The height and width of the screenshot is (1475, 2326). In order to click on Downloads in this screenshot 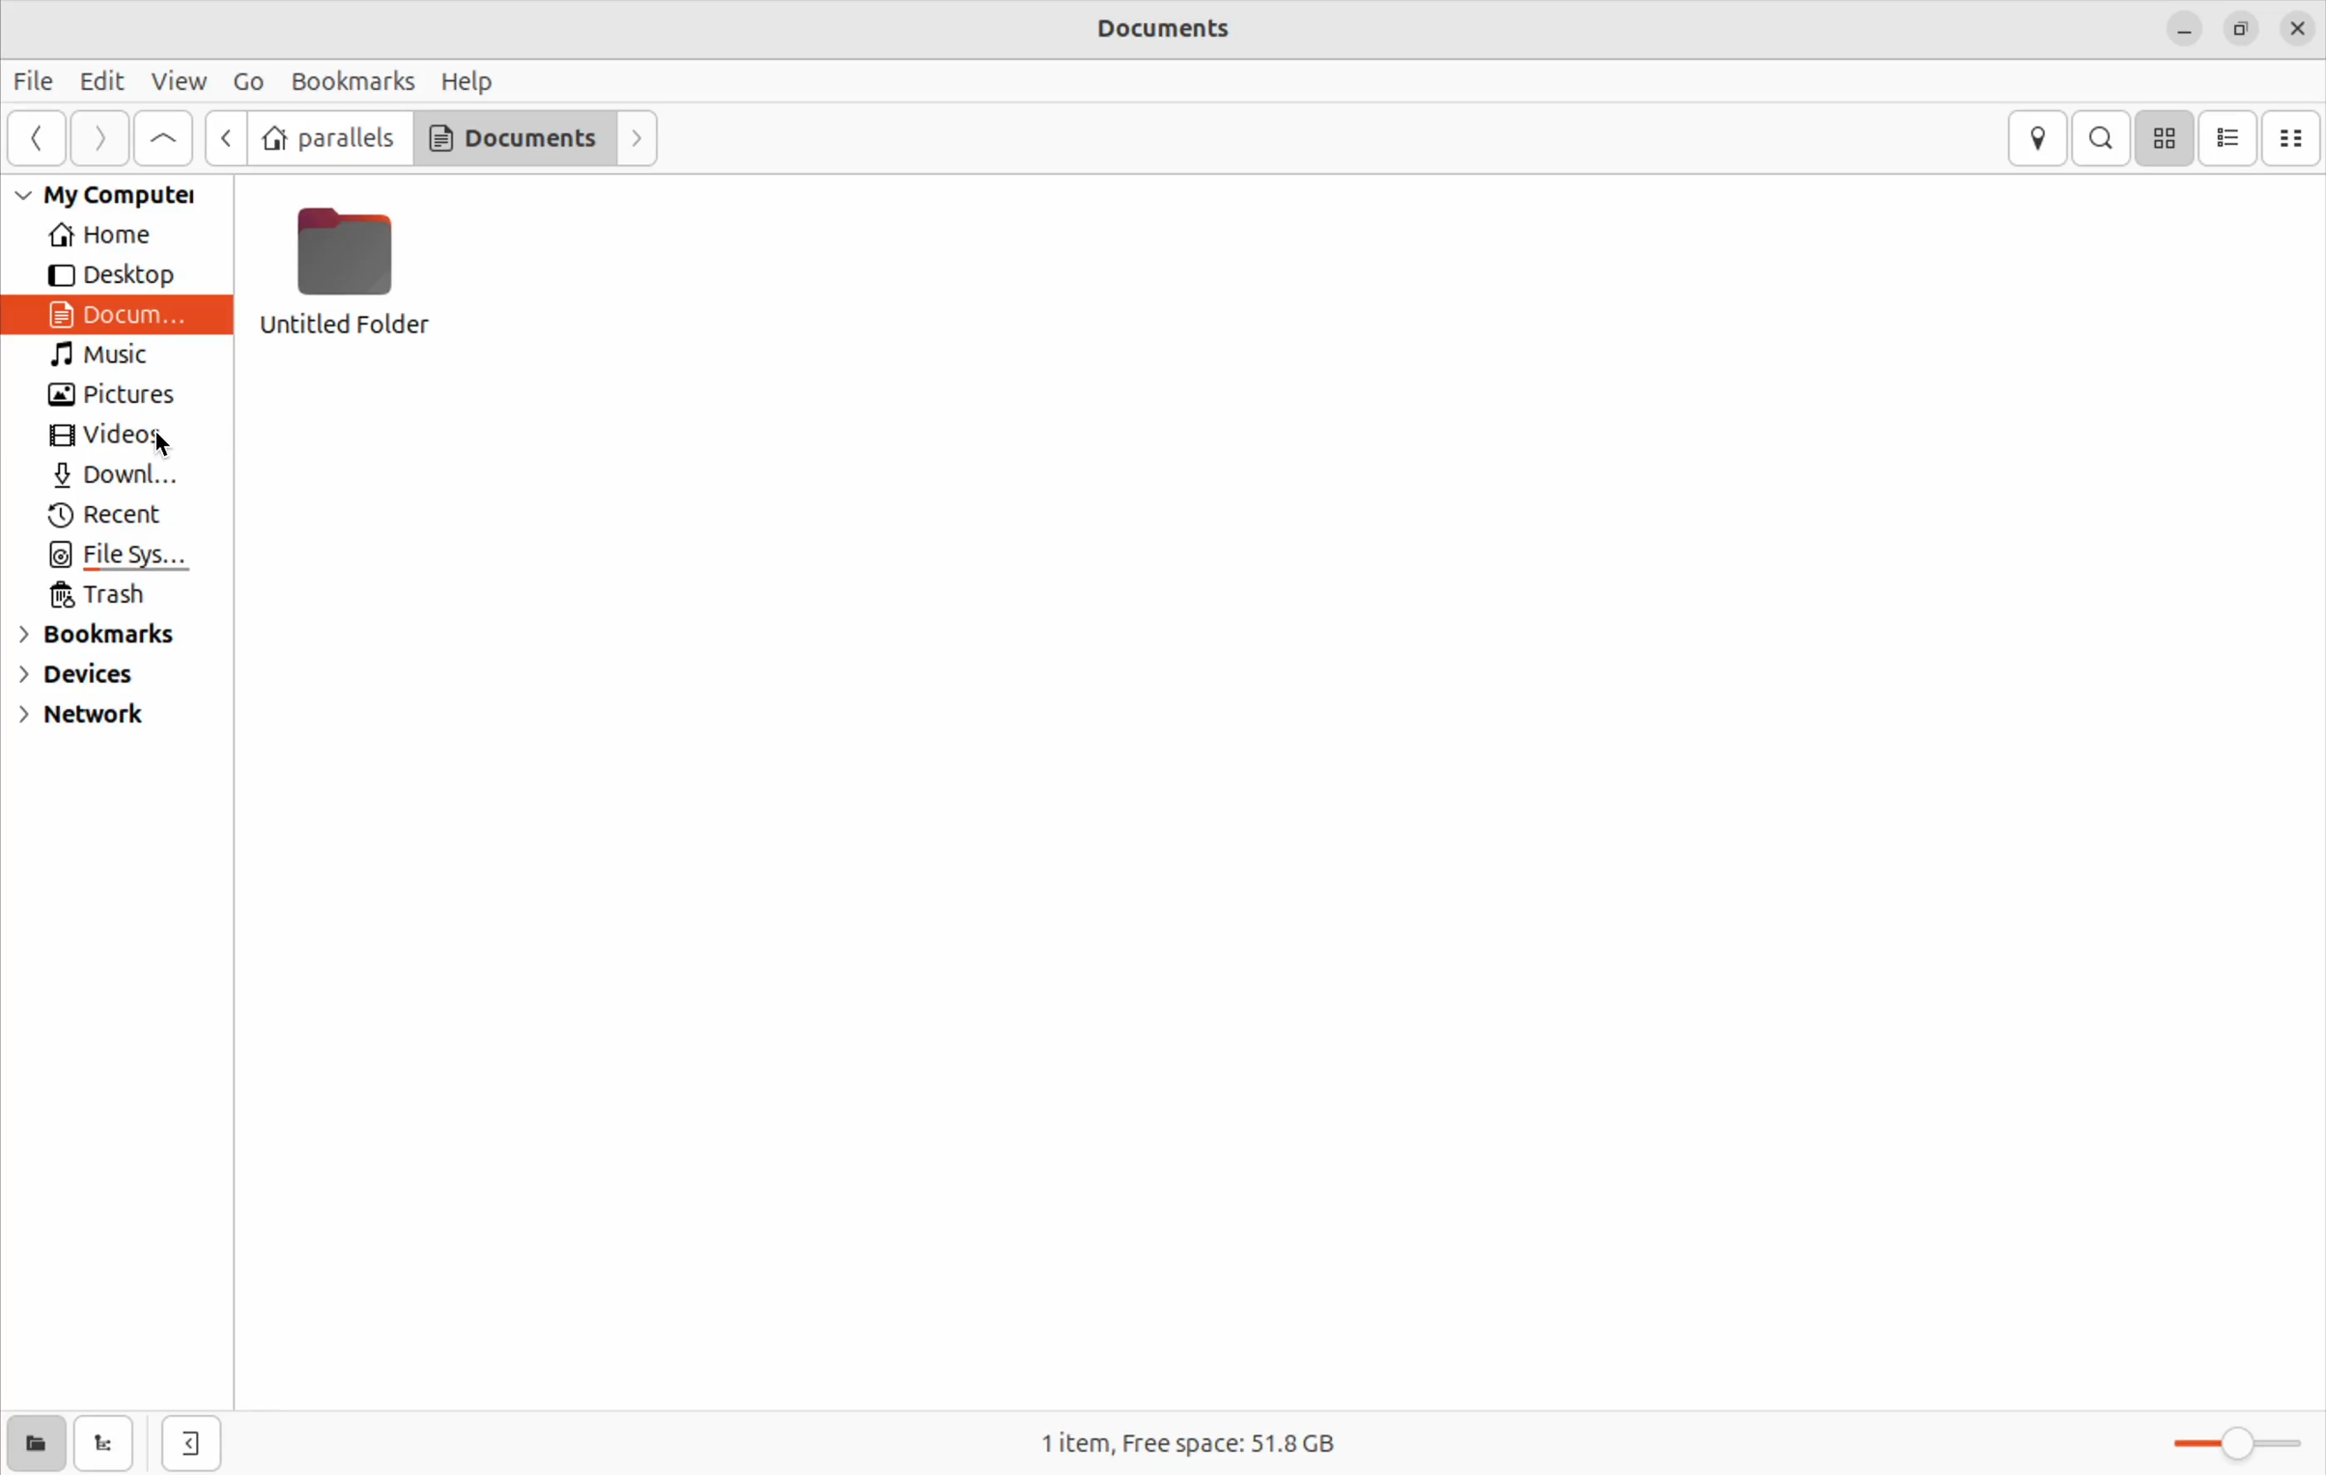, I will do `click(117, 478)`.